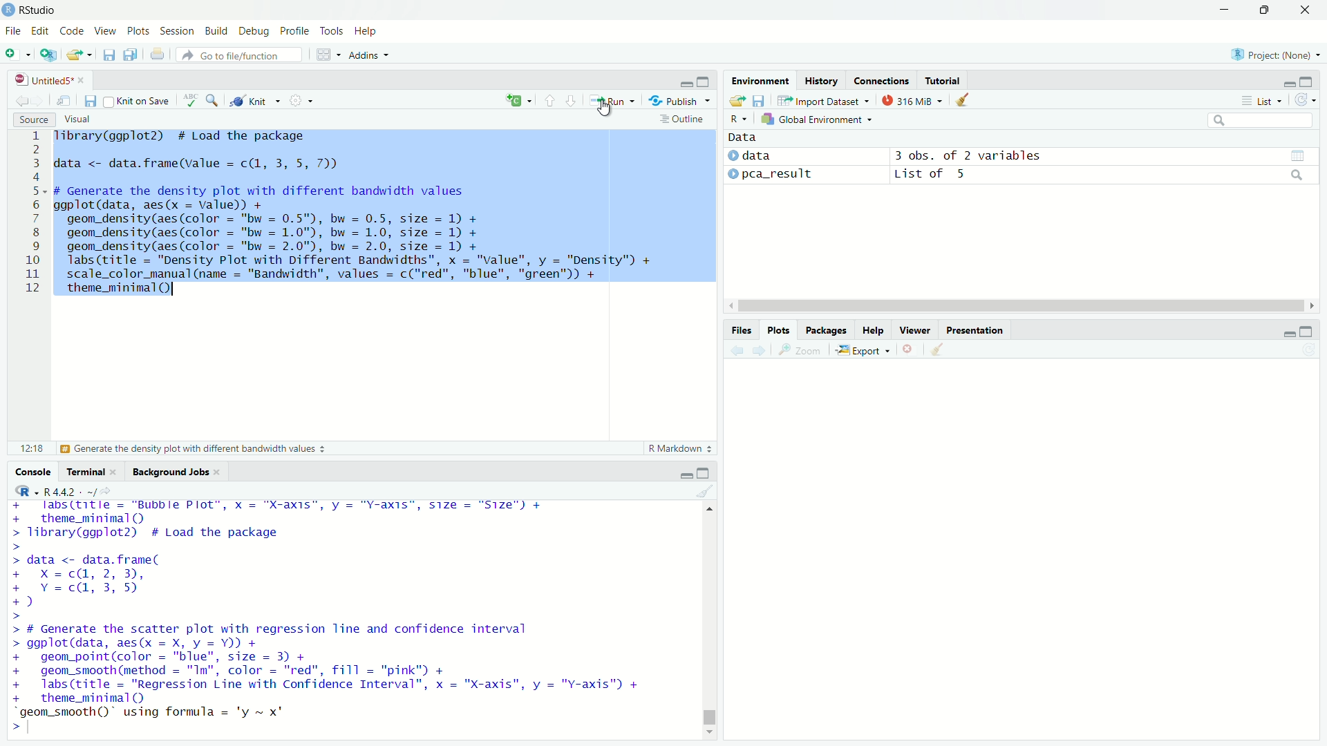 Image resolution: width=1327 pixels, height=746 pixels. Describe the element at coordinates (254, 101) in the screenshot. I see `Knit` at that location.